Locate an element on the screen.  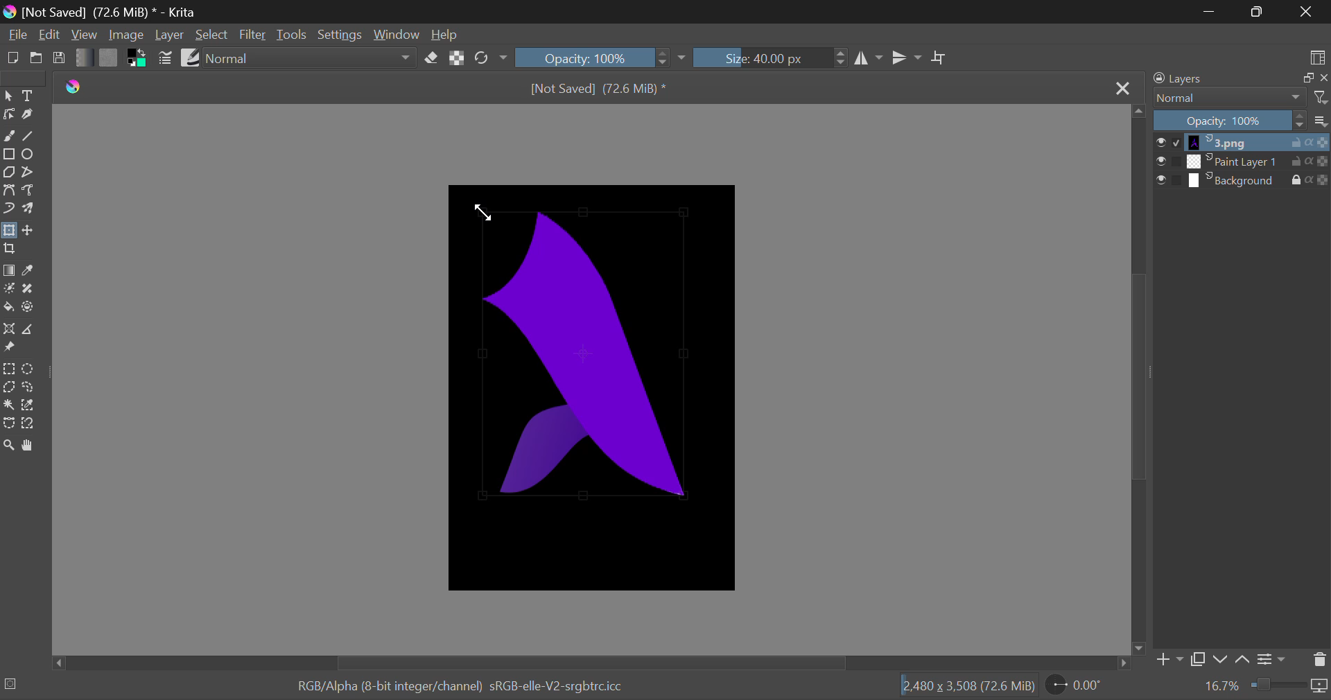
Rectangle is located at coordinates (11, 154).